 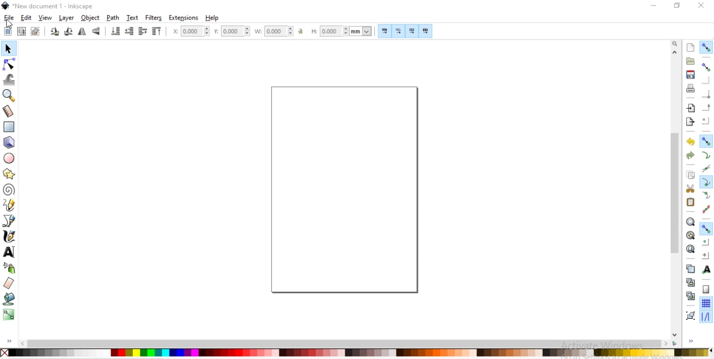 I want to click on snap text anchors and baselines, so click(x=705, y=269).